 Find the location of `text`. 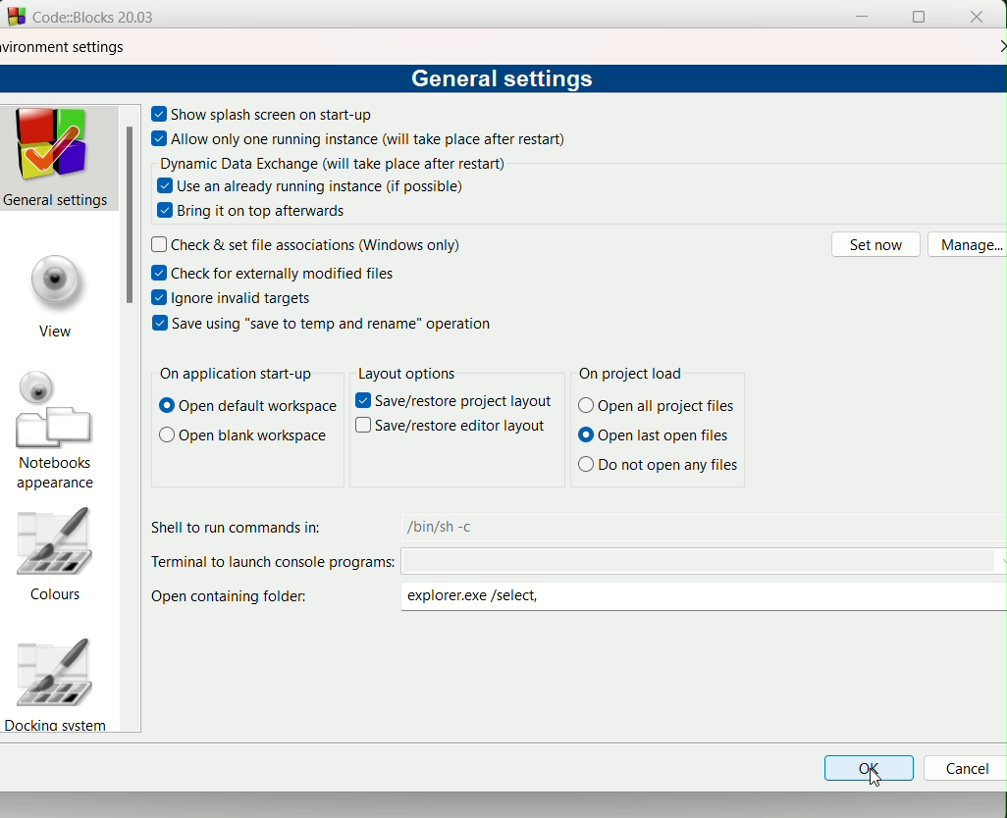

text is located at coordinates (158, 243).